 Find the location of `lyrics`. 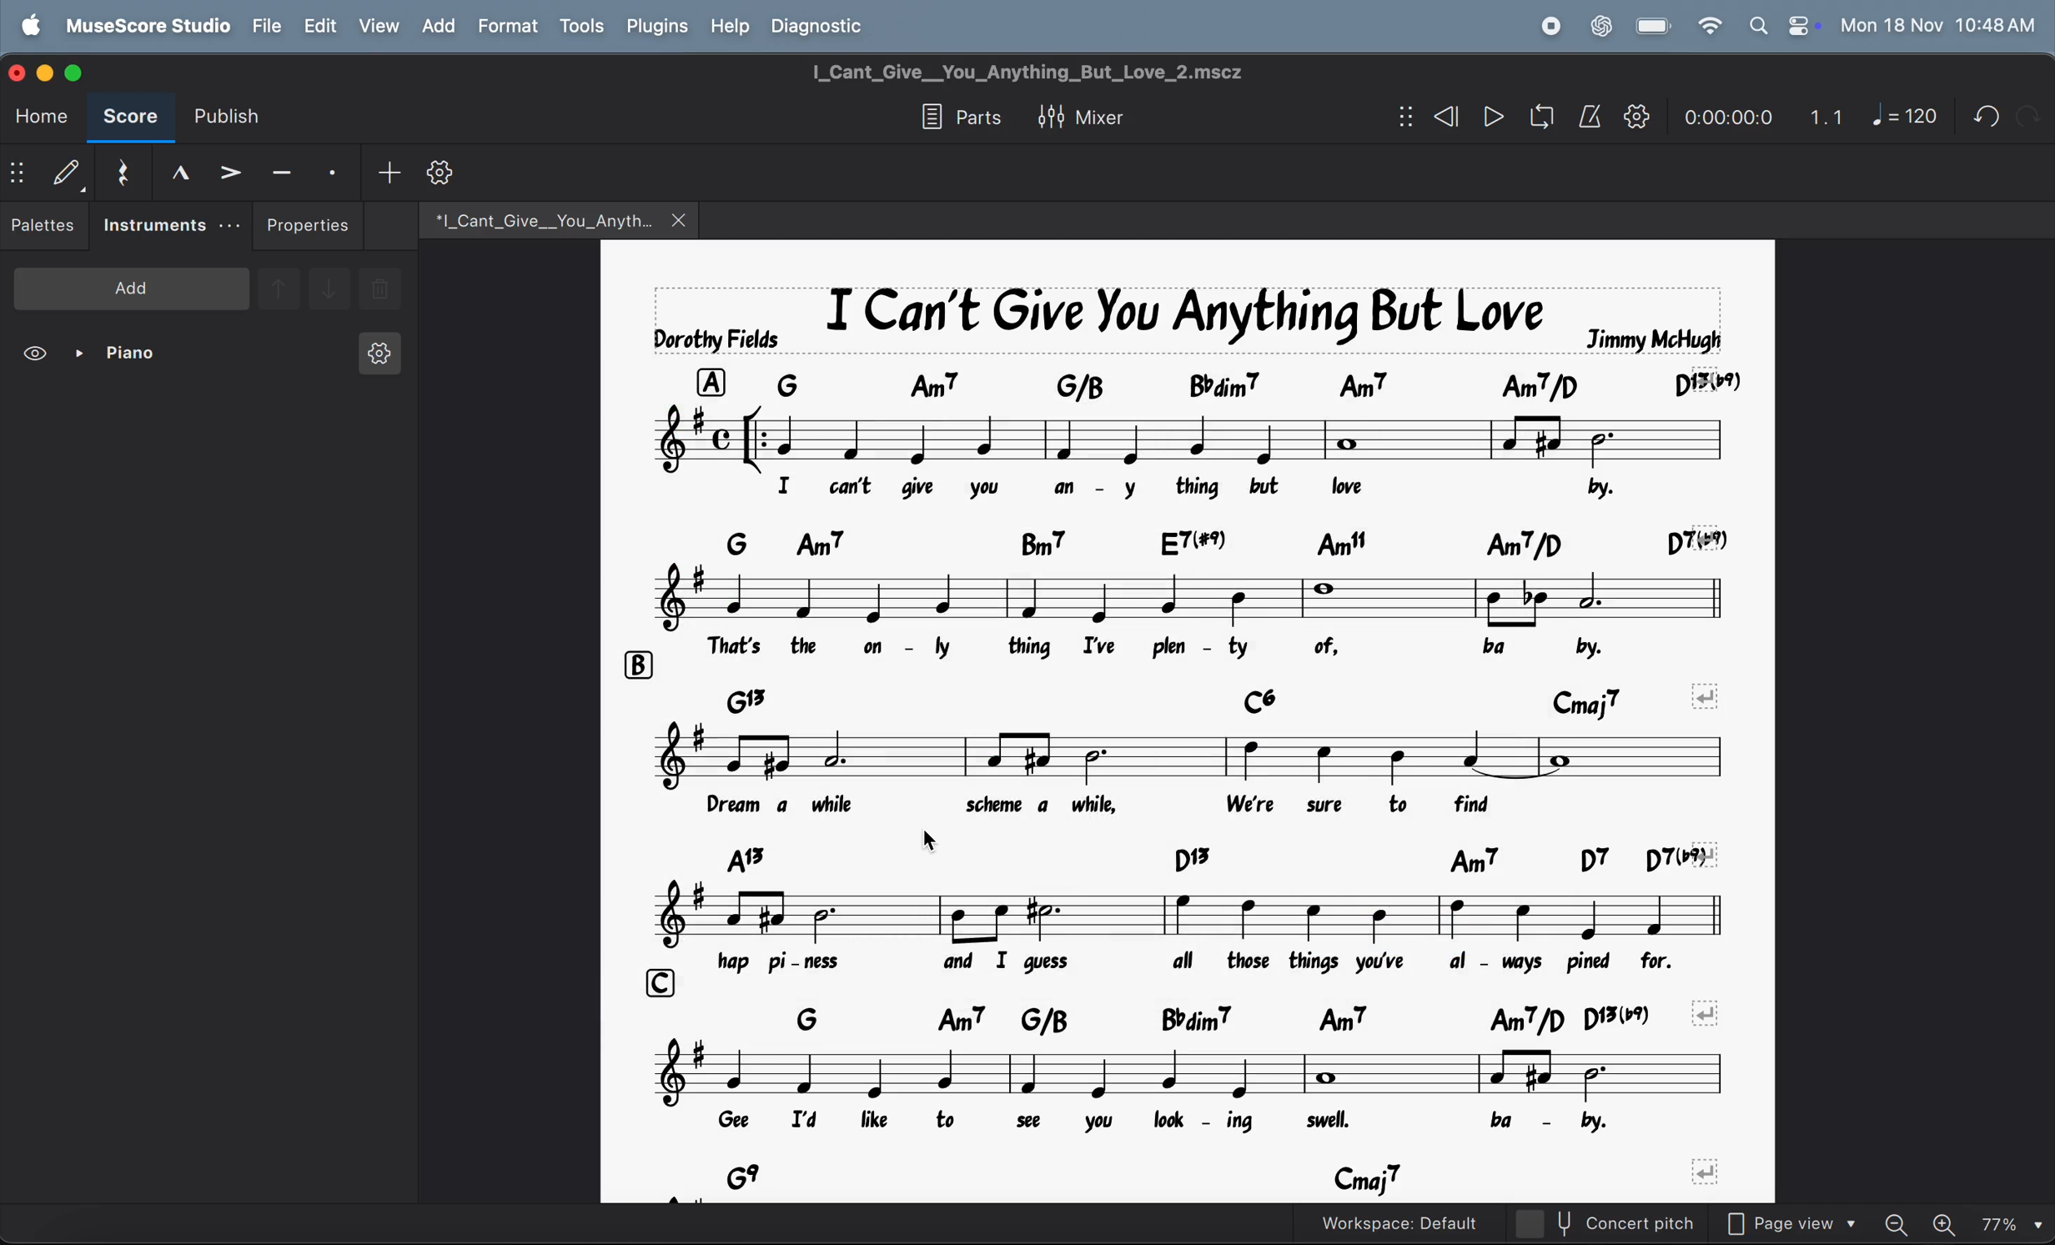

lyrics is located at coordinates (1179, 805).